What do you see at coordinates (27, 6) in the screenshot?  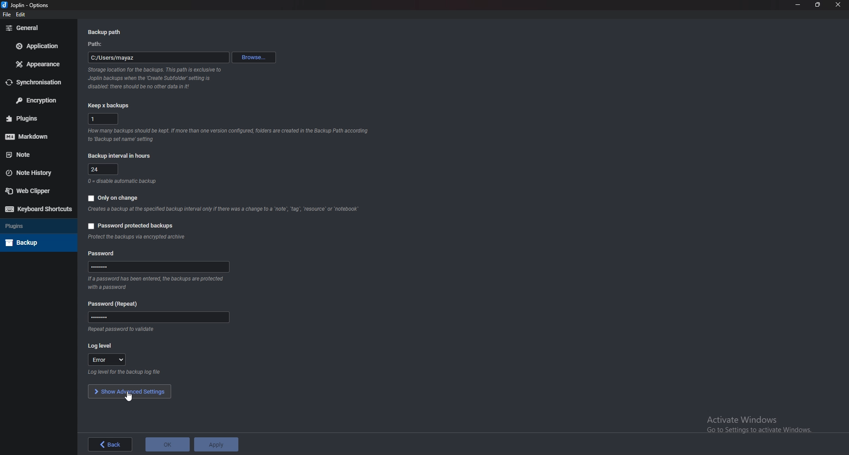 I see `Joplin - options` at bounding box center [27, 6].